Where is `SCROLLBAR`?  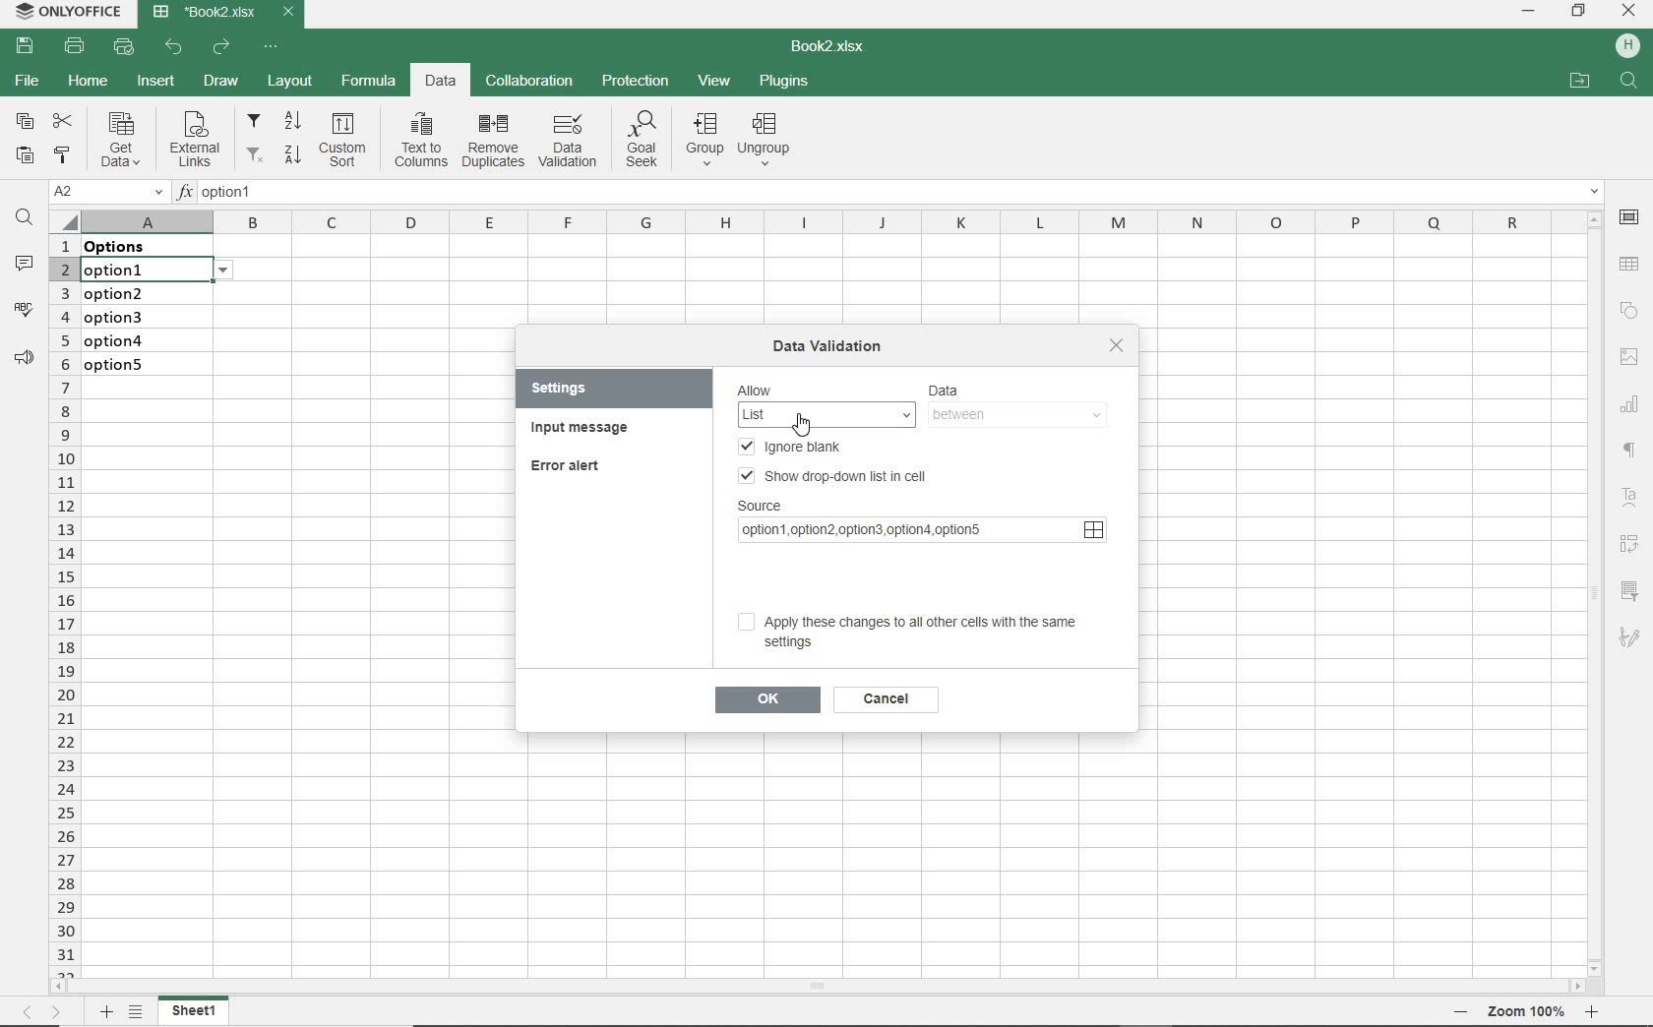
SCROLLBAR is located at coordinates (1595, 593).